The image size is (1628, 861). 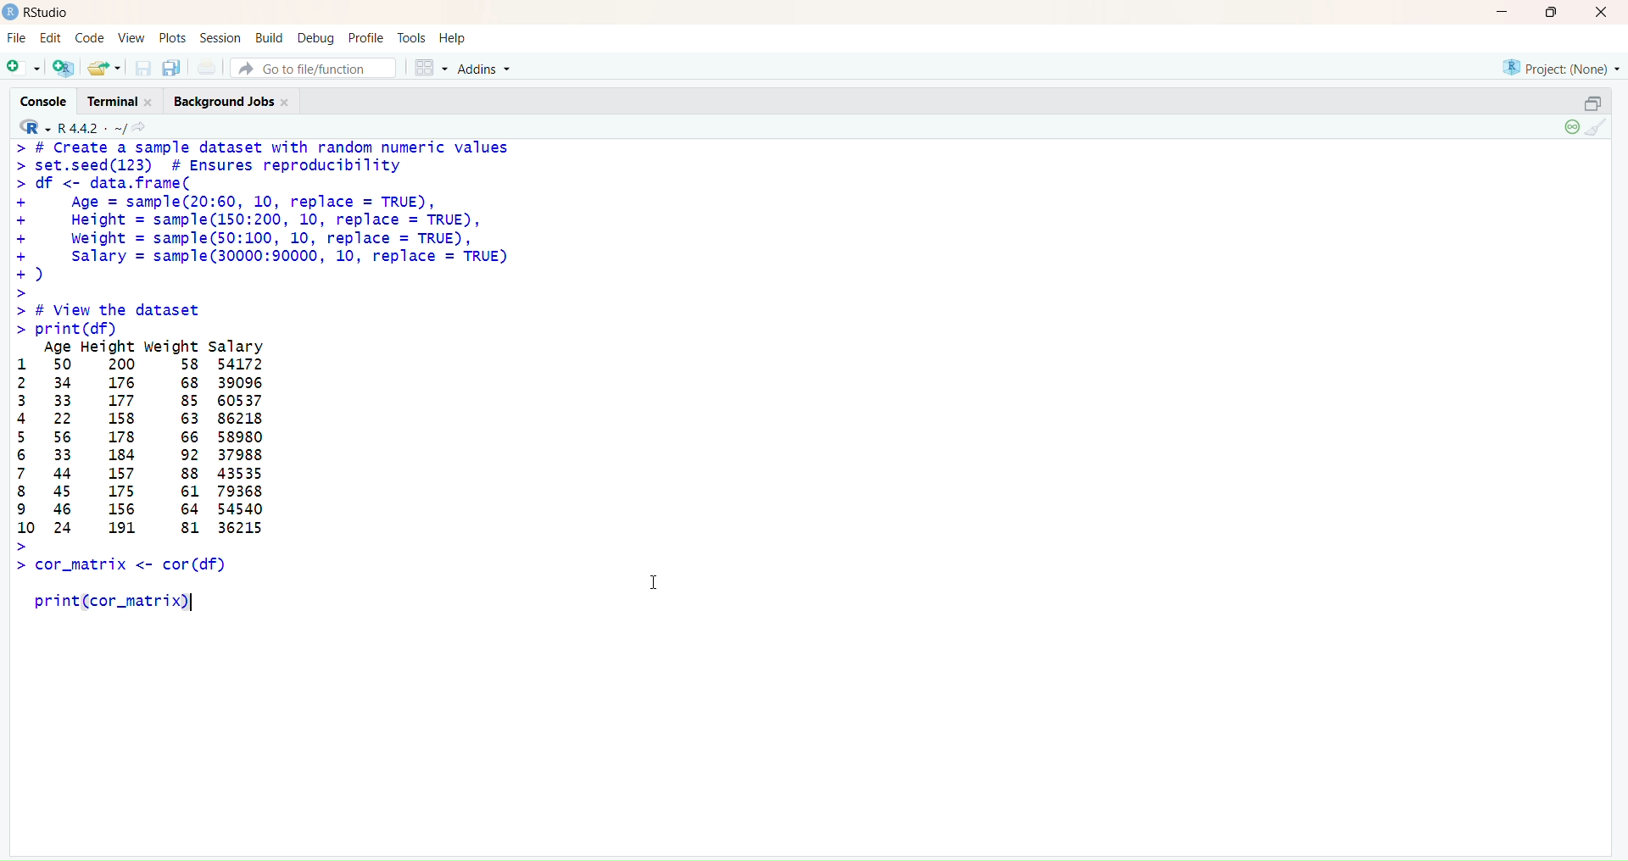 What do you see at coordinates (125, 102) in the screenshot?
I see `Terminal` at bounding box center [125, 102].